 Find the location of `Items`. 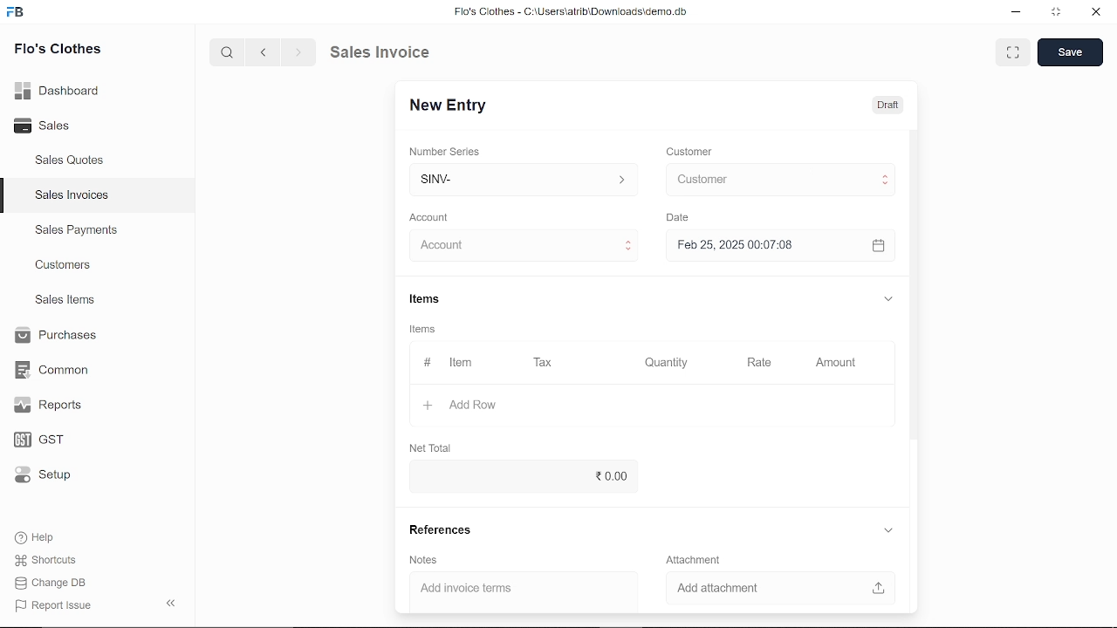

Items is located at coordinates (425, 328).